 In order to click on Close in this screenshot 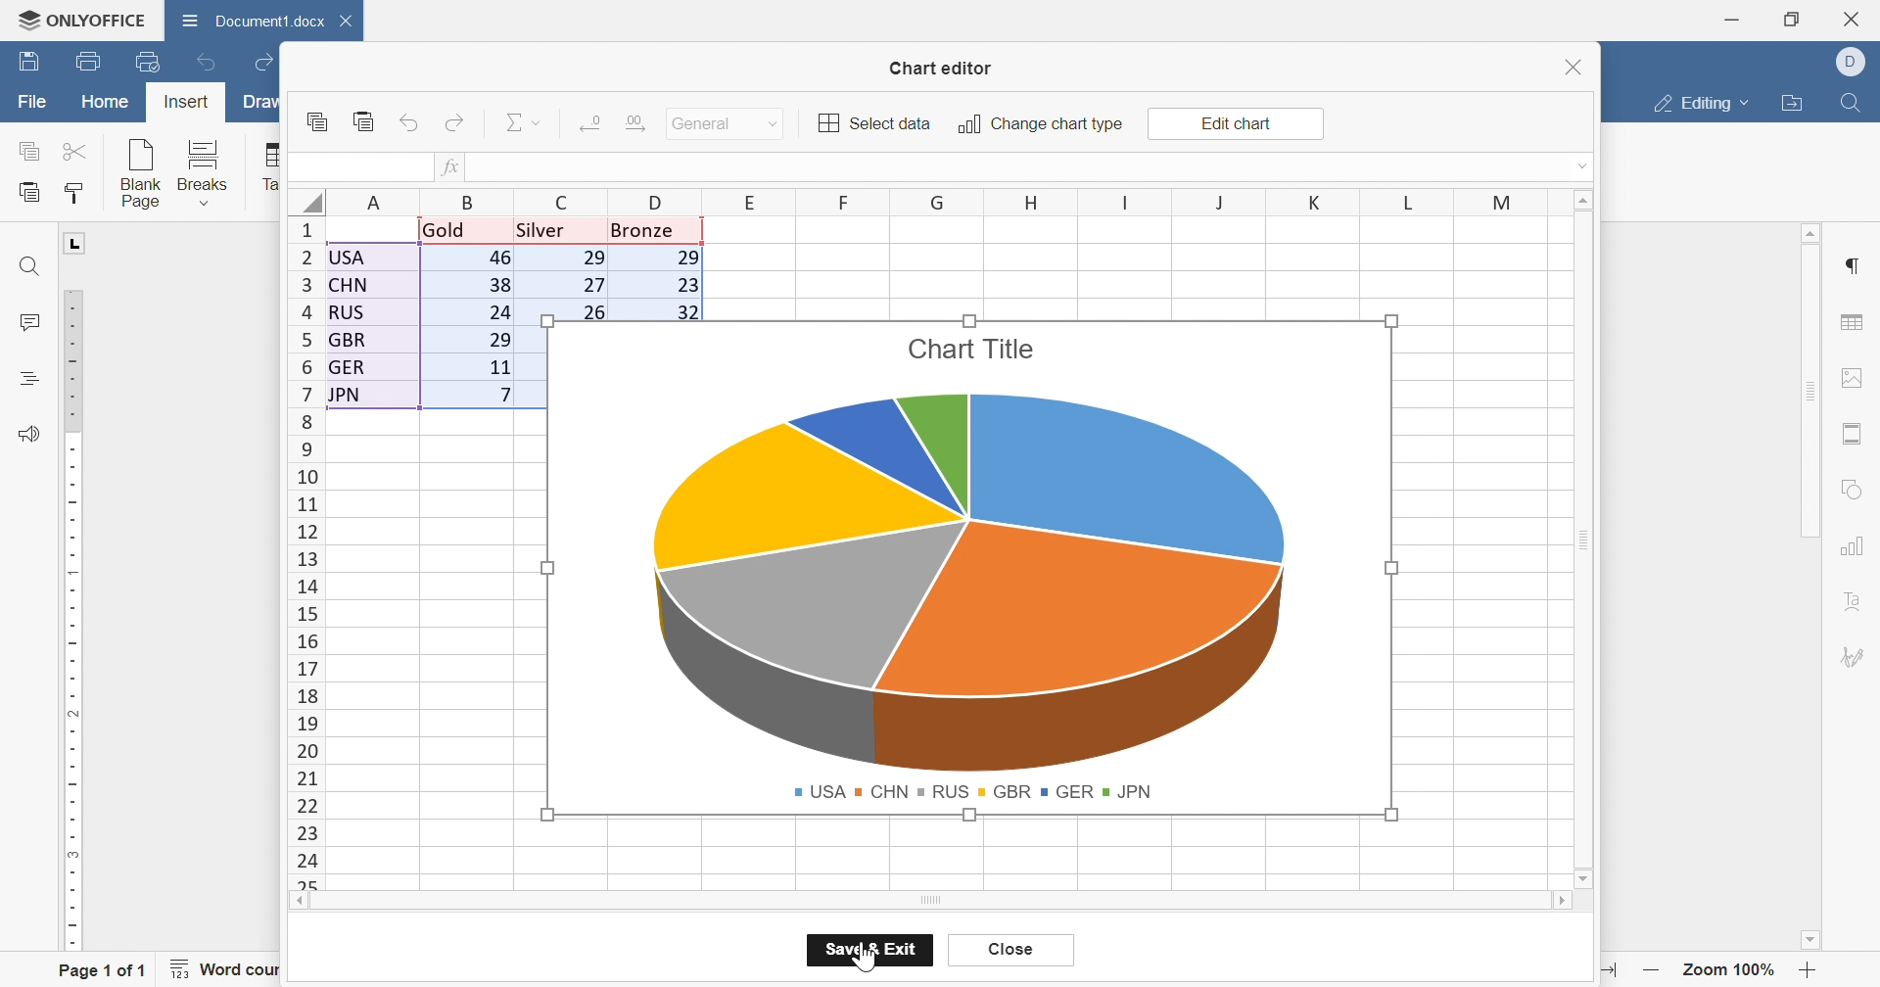, I will do `click(1574, 65)`.